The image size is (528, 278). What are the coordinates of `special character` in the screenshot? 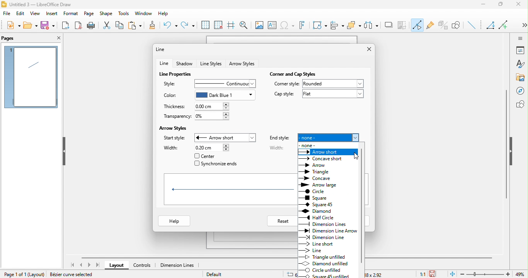 It's located at (288, 26).